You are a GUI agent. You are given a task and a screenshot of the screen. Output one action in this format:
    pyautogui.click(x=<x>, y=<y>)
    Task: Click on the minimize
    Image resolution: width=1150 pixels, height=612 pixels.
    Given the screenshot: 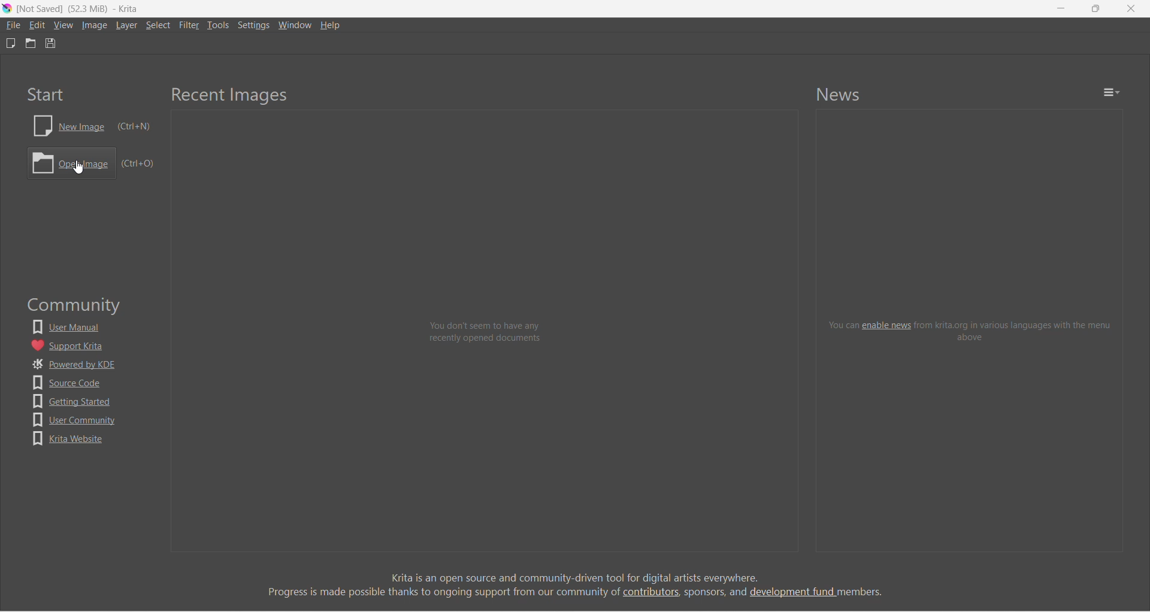 What is the action you would take?
    pyautogui.click(x=1061, y=8)
    